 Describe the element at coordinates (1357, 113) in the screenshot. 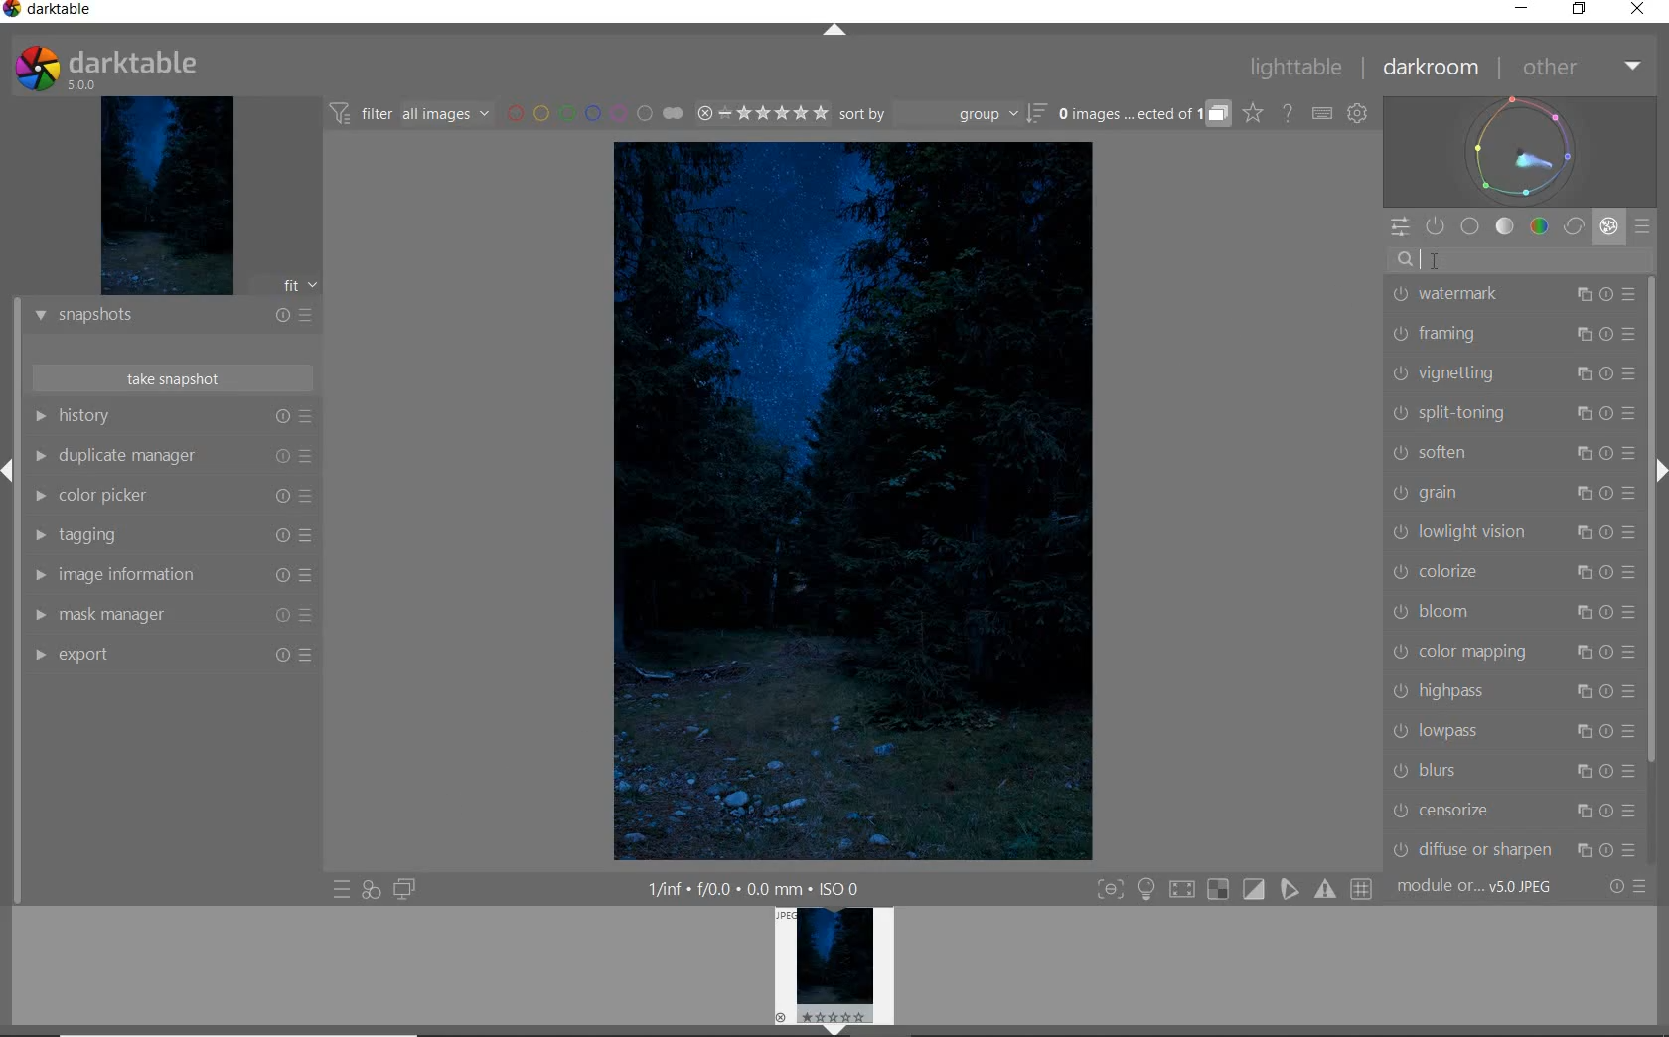

I see `SHOW GLOBAL PREFERENCES` at that location.